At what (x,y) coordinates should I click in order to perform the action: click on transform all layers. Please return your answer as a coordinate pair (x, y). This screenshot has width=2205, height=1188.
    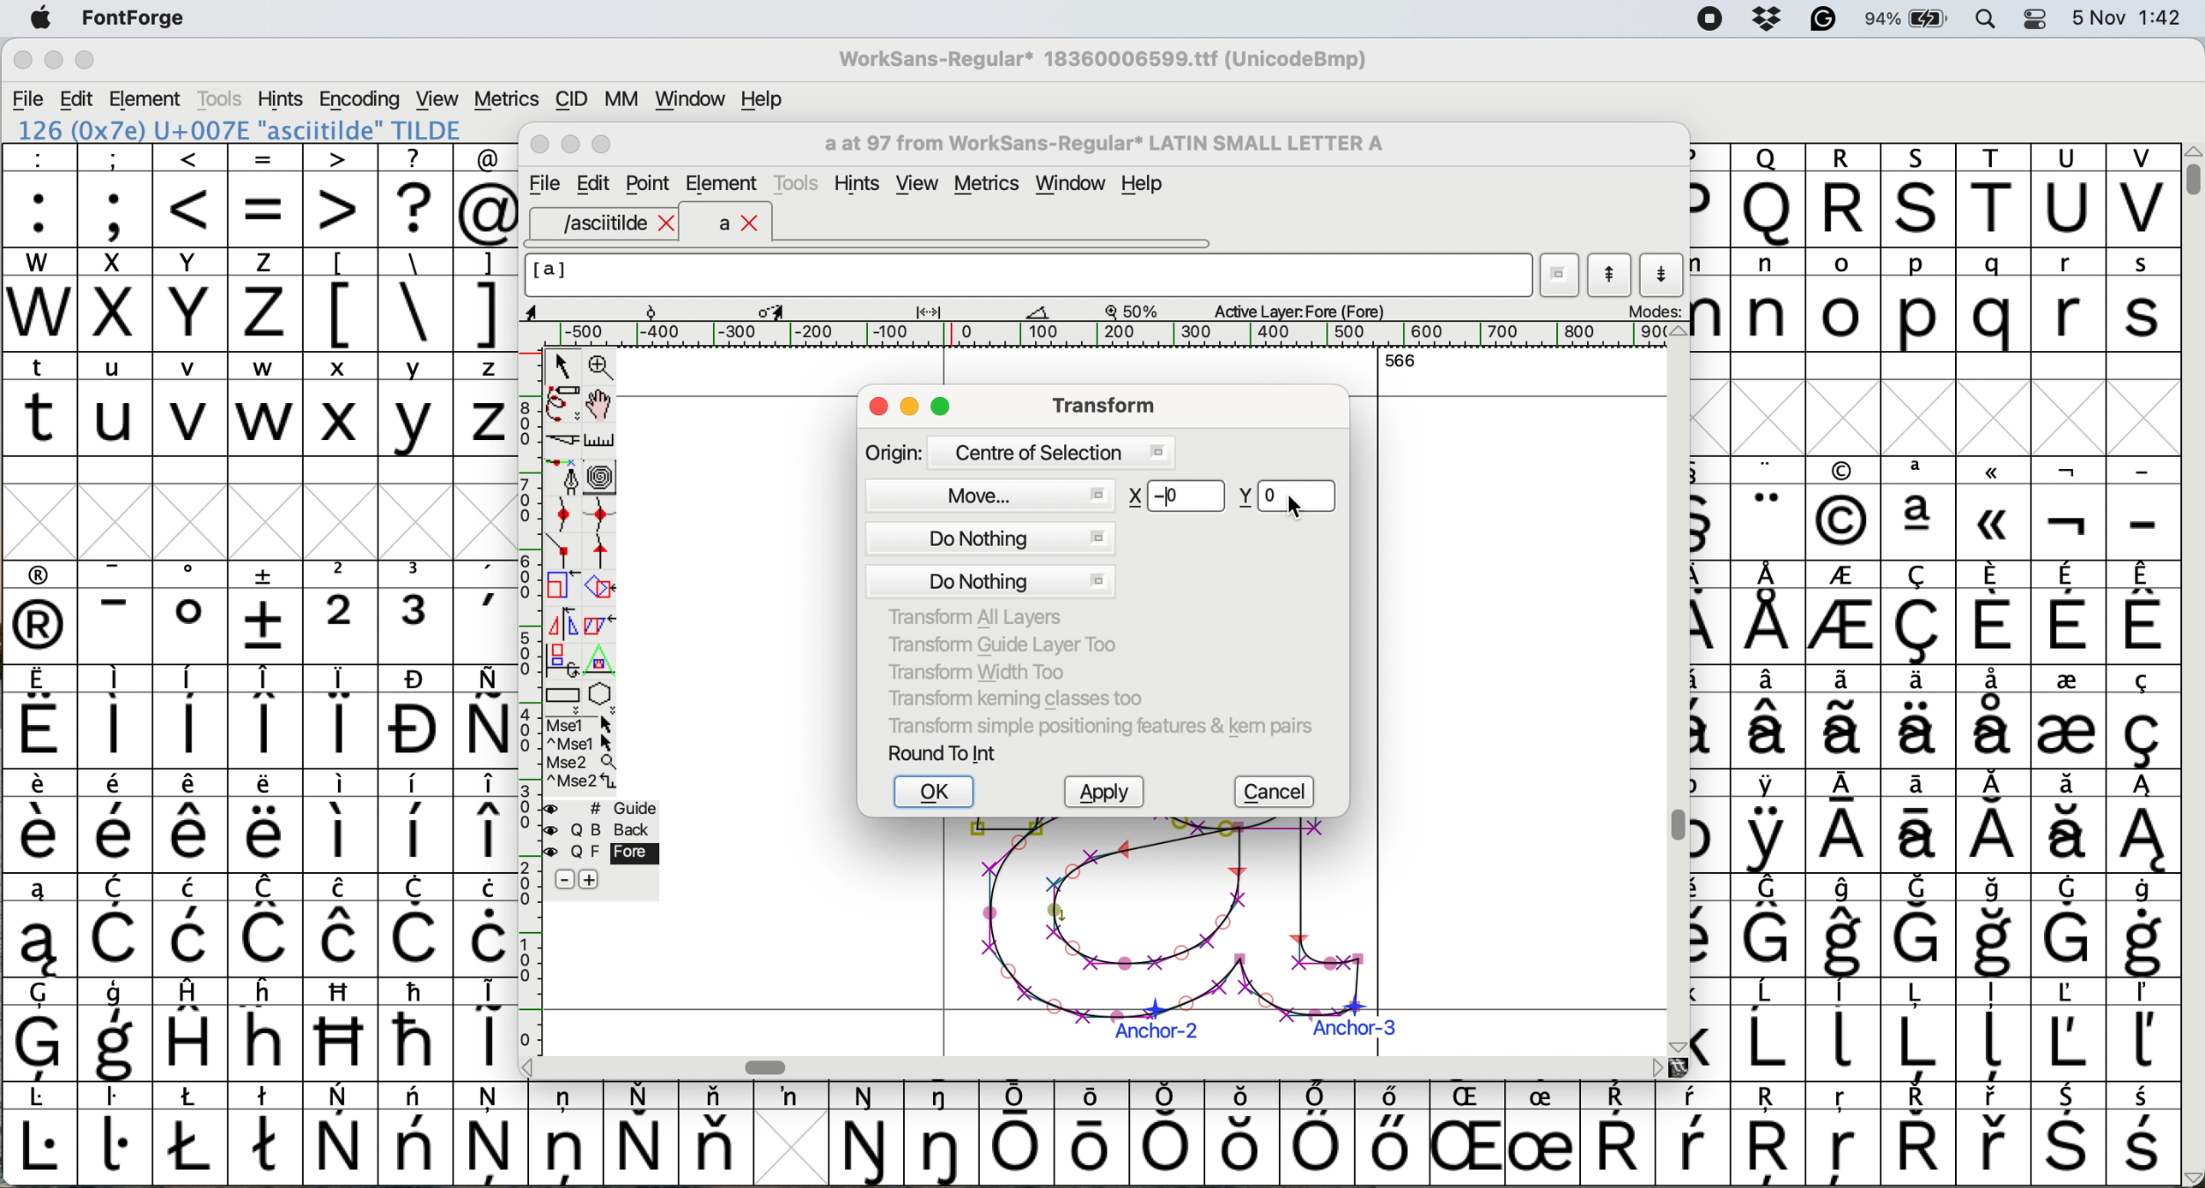
    Looking at the image, I should click on (980, 617).